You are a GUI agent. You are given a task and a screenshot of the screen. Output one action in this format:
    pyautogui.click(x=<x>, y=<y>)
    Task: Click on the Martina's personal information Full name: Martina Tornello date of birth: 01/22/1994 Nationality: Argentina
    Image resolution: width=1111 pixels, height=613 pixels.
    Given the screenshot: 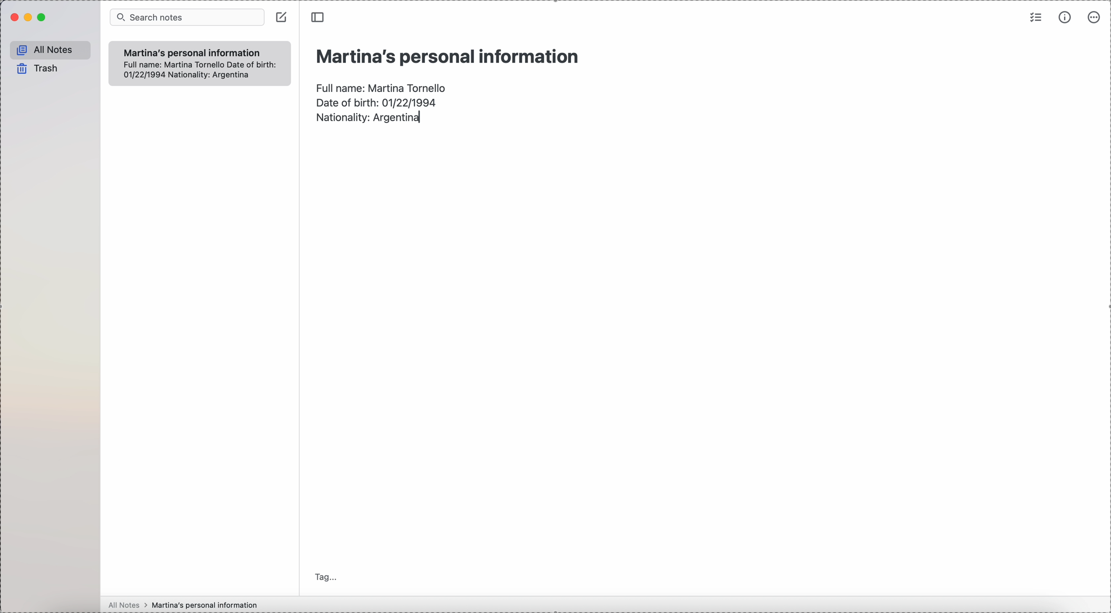 What is the action you would take?
    pyautogui.click(x=199, y=62)
    